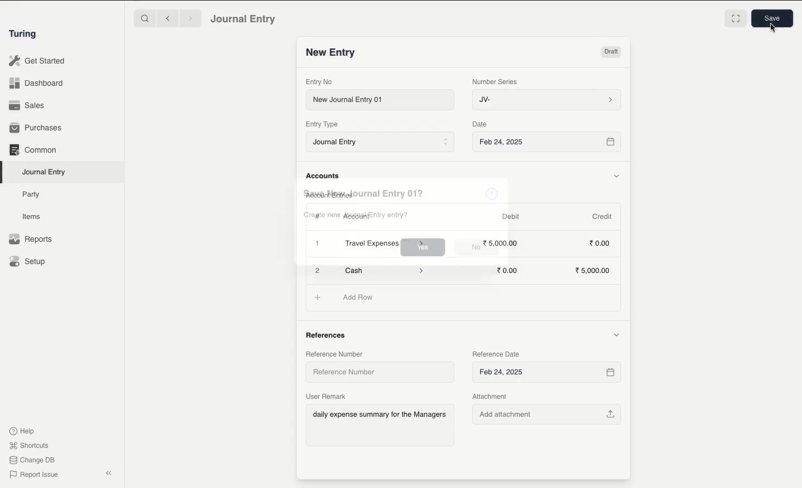 Image resolution: width=802 pixels, height=488 pixels. I want to click on Forward, so click(191, 18).